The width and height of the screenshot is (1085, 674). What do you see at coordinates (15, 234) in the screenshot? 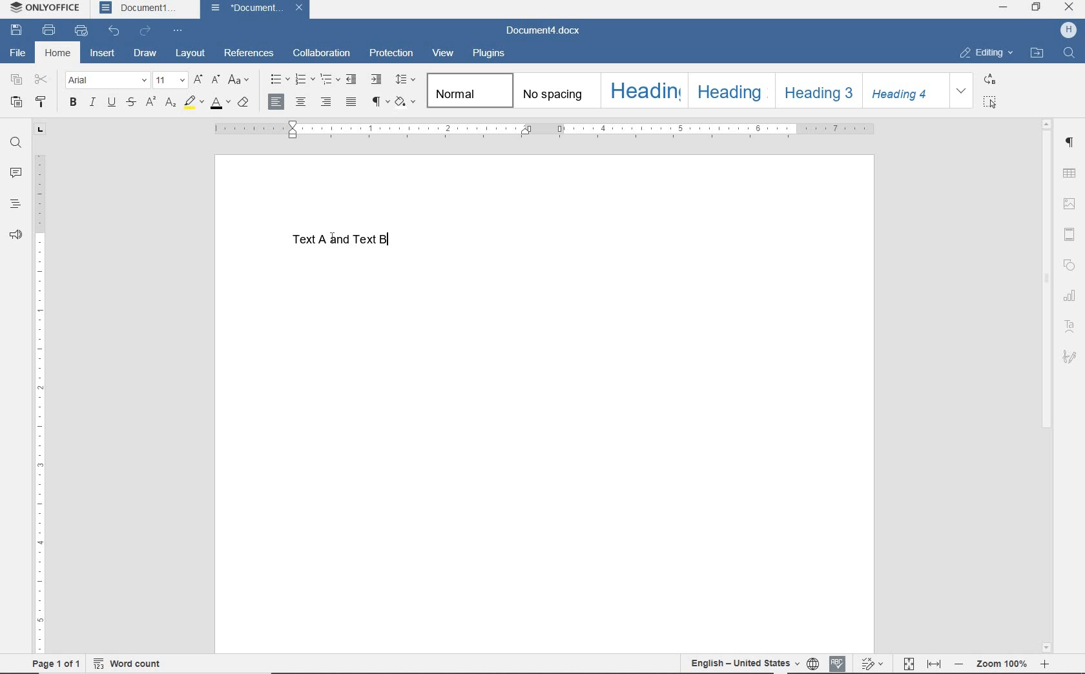
I see `FEEDBACK & SUPPORT` at bounding box center [15, 234].